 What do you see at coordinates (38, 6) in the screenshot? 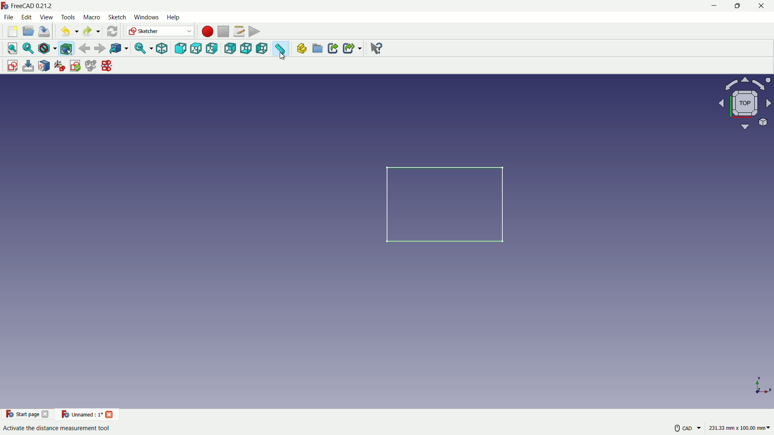
I see `FreeCAD 0212` at bounding box center [38, 6].